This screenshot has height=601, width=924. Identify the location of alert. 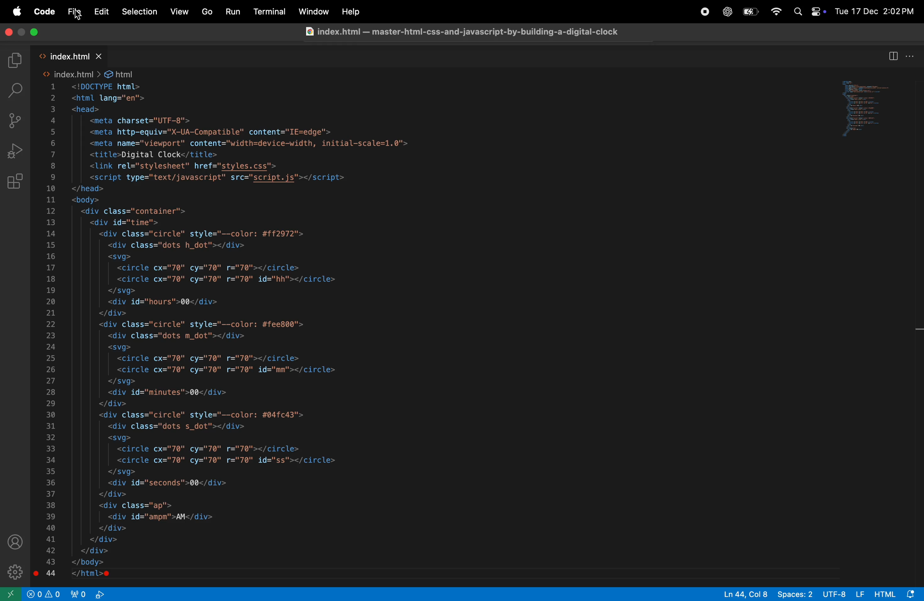
(54, 593).